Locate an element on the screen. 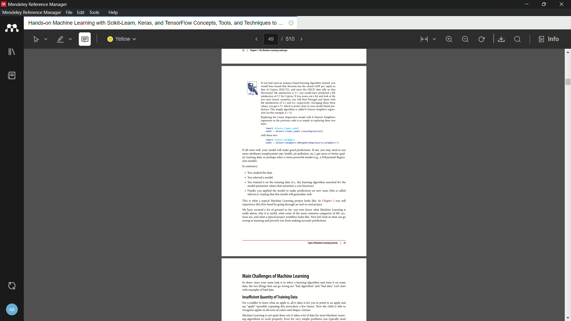 The image size is (571, 321). account and help is located at coordinates (11, 309).